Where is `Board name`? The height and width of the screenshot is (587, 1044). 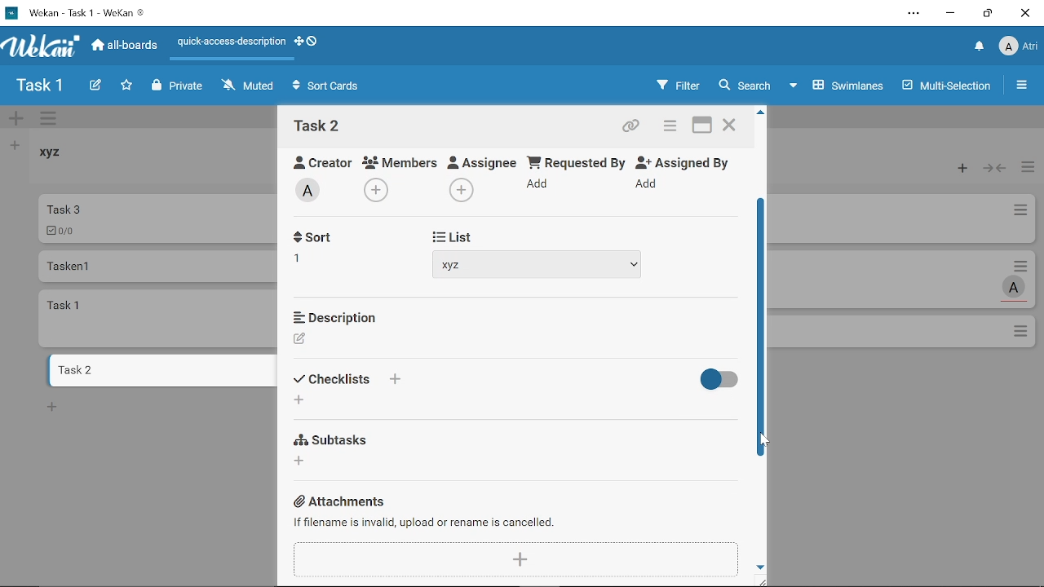 Board name is located at coordinates (39, 86).